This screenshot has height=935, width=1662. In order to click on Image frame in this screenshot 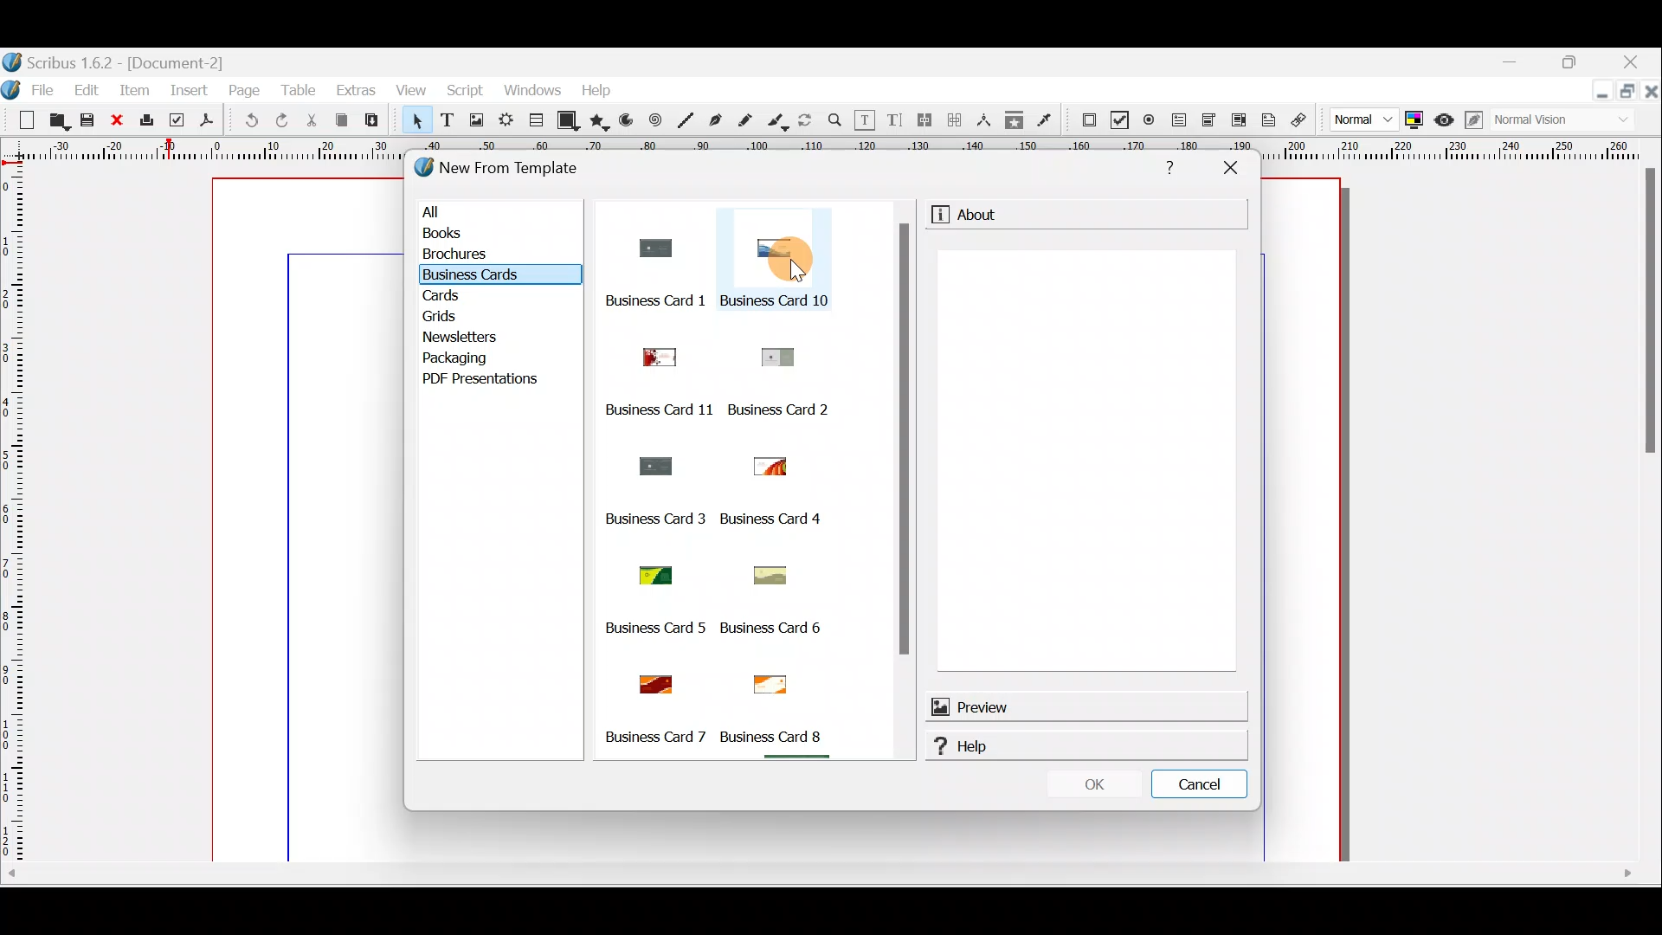, I will do `click(476, 124)`.